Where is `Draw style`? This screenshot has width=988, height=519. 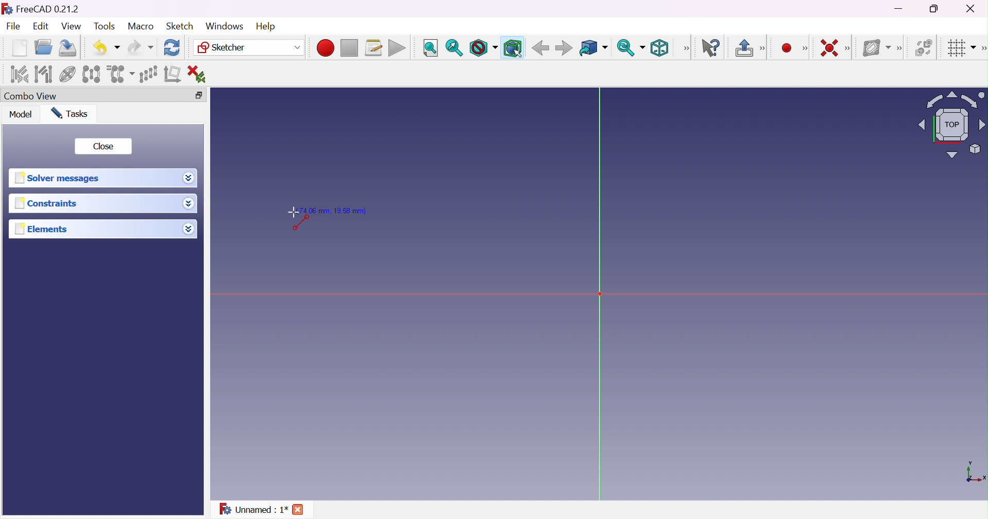
Draw style is located at coordinates (484, 48).